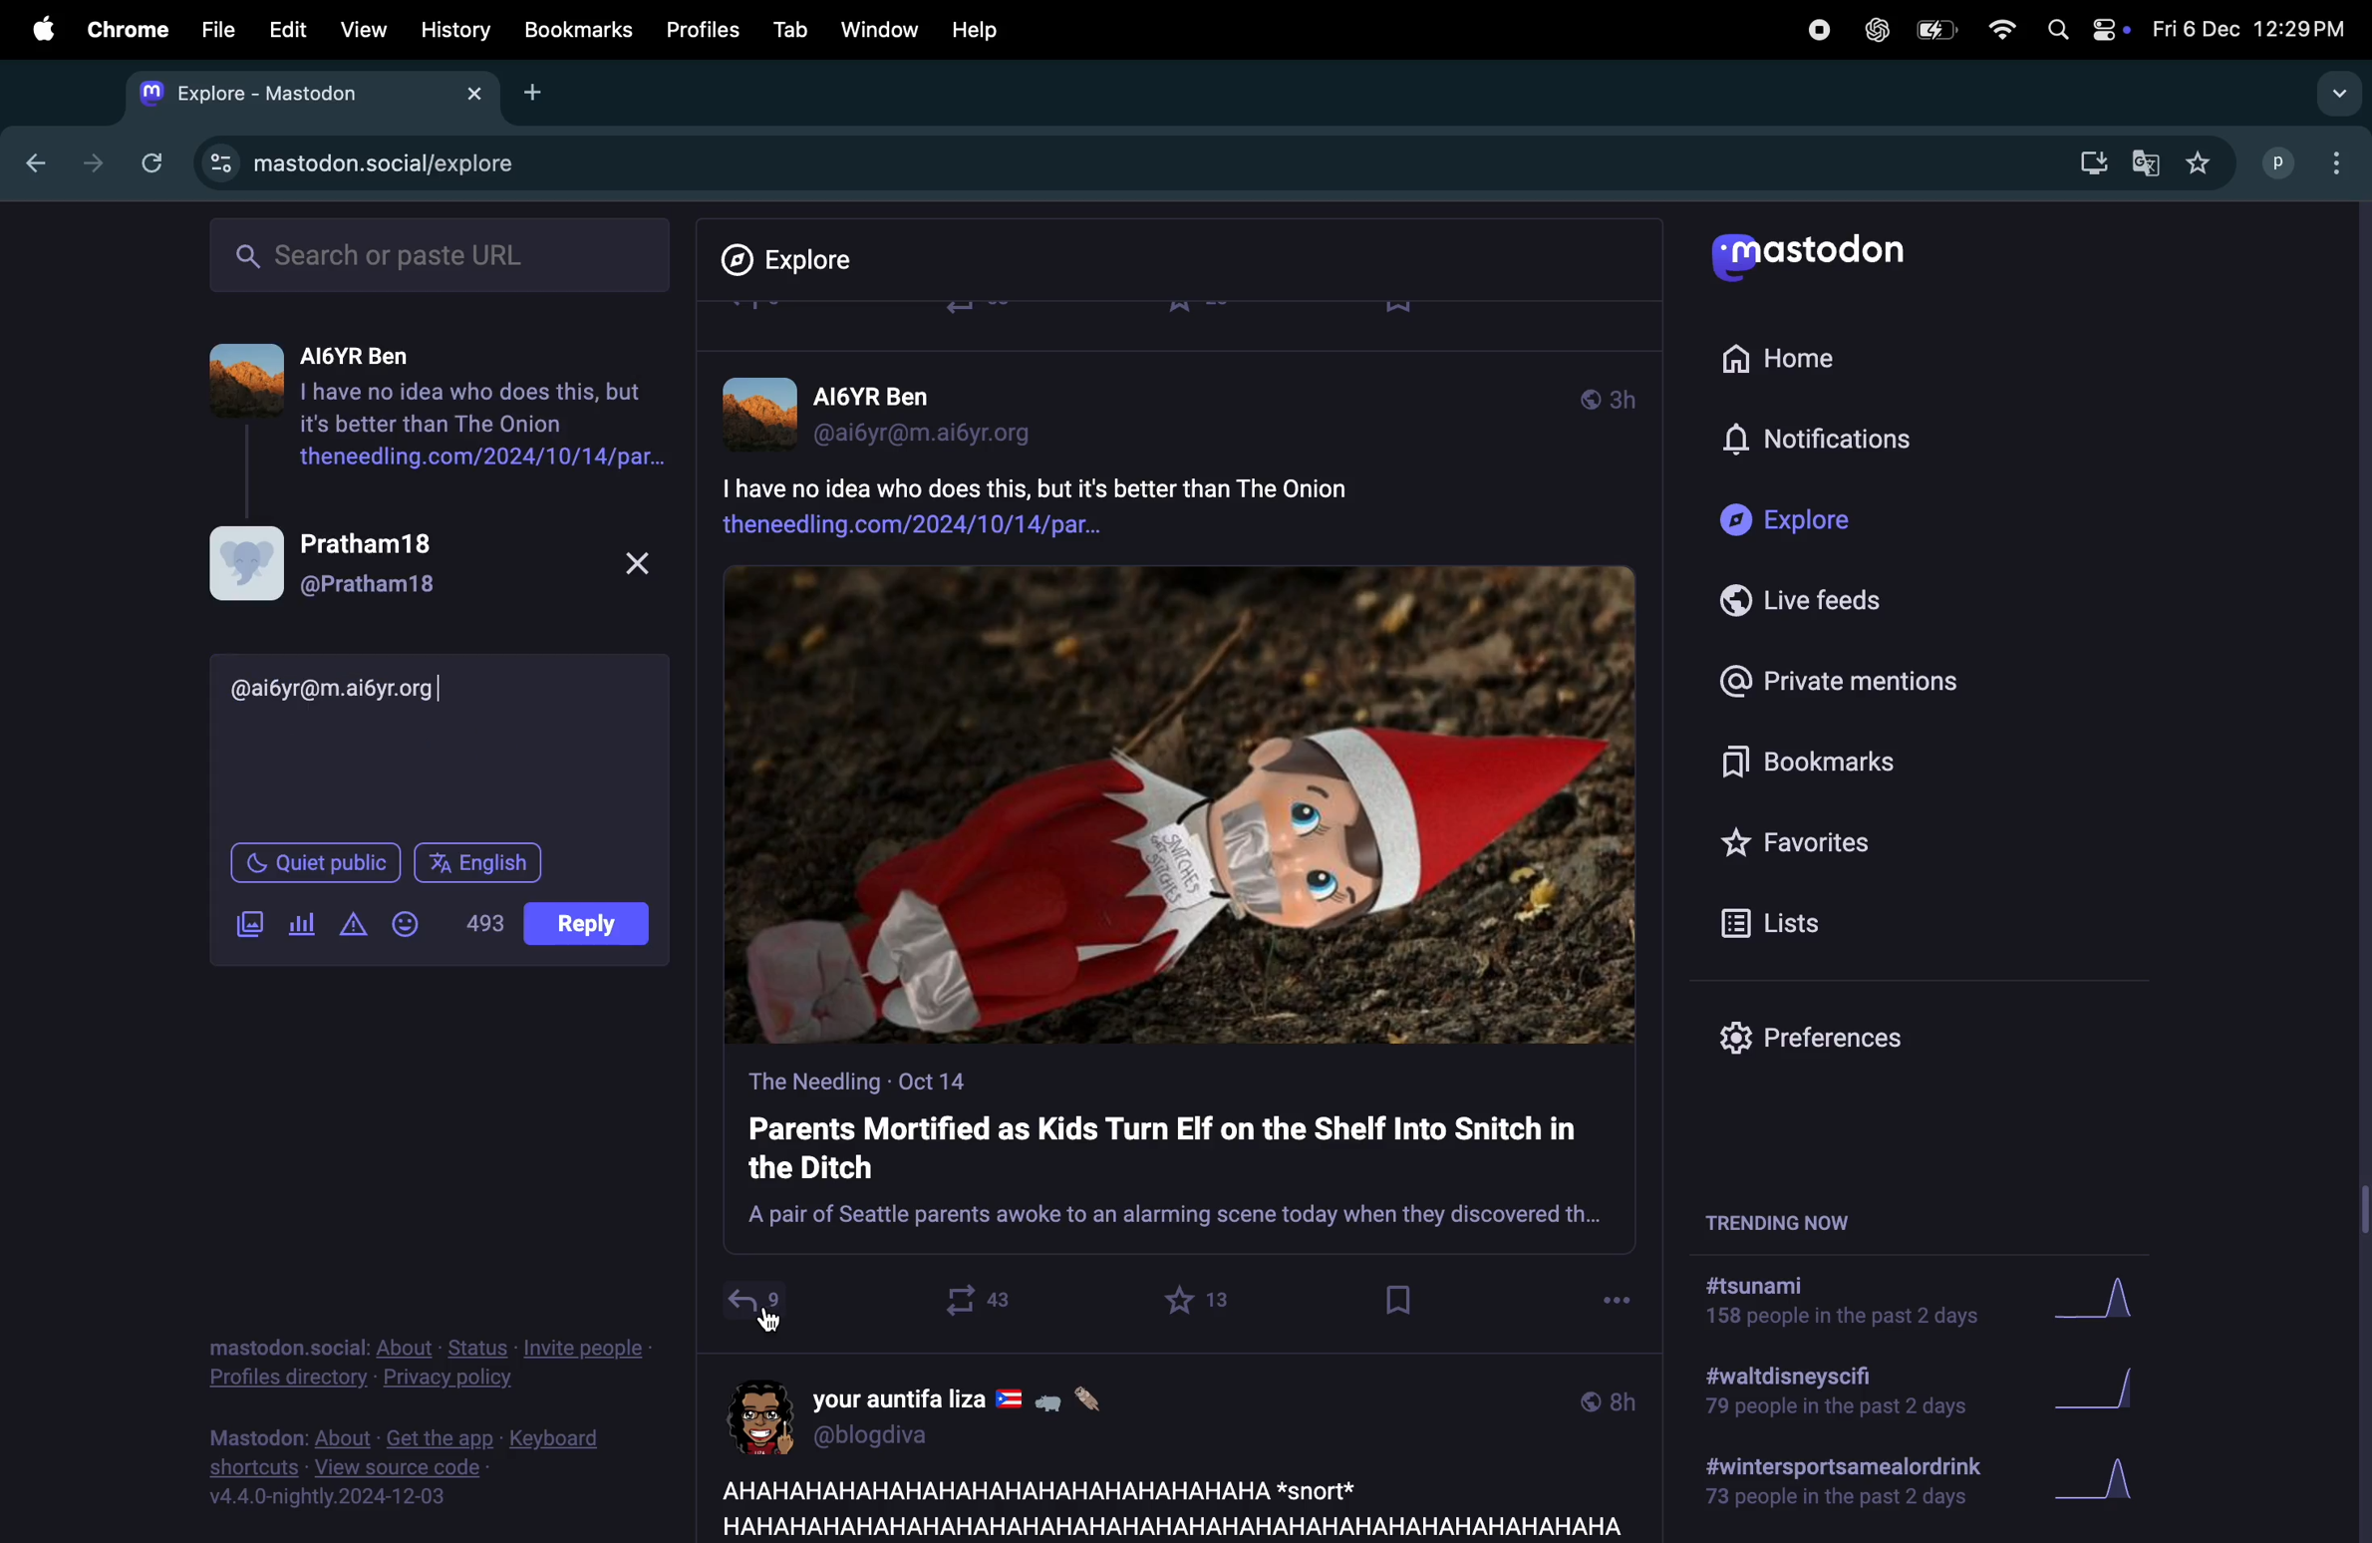 The image size is (2372, 1543). Describe the element at coordinates (969, 1300) in the screenshot. I see `boost` at that location.